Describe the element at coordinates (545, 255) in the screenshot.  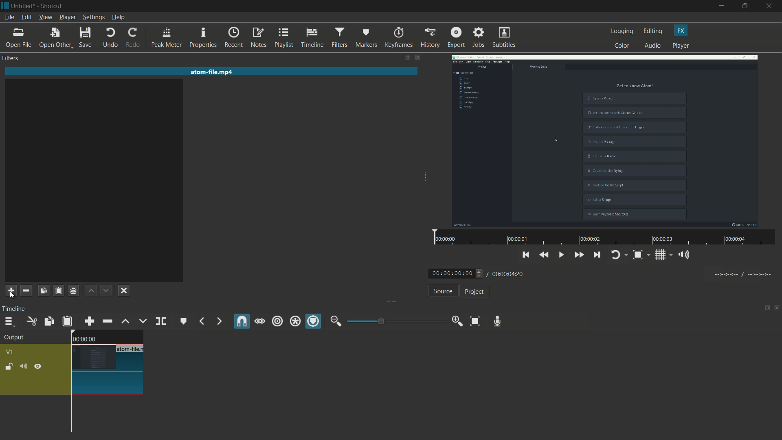
I see `play quickly backwards` at that location.